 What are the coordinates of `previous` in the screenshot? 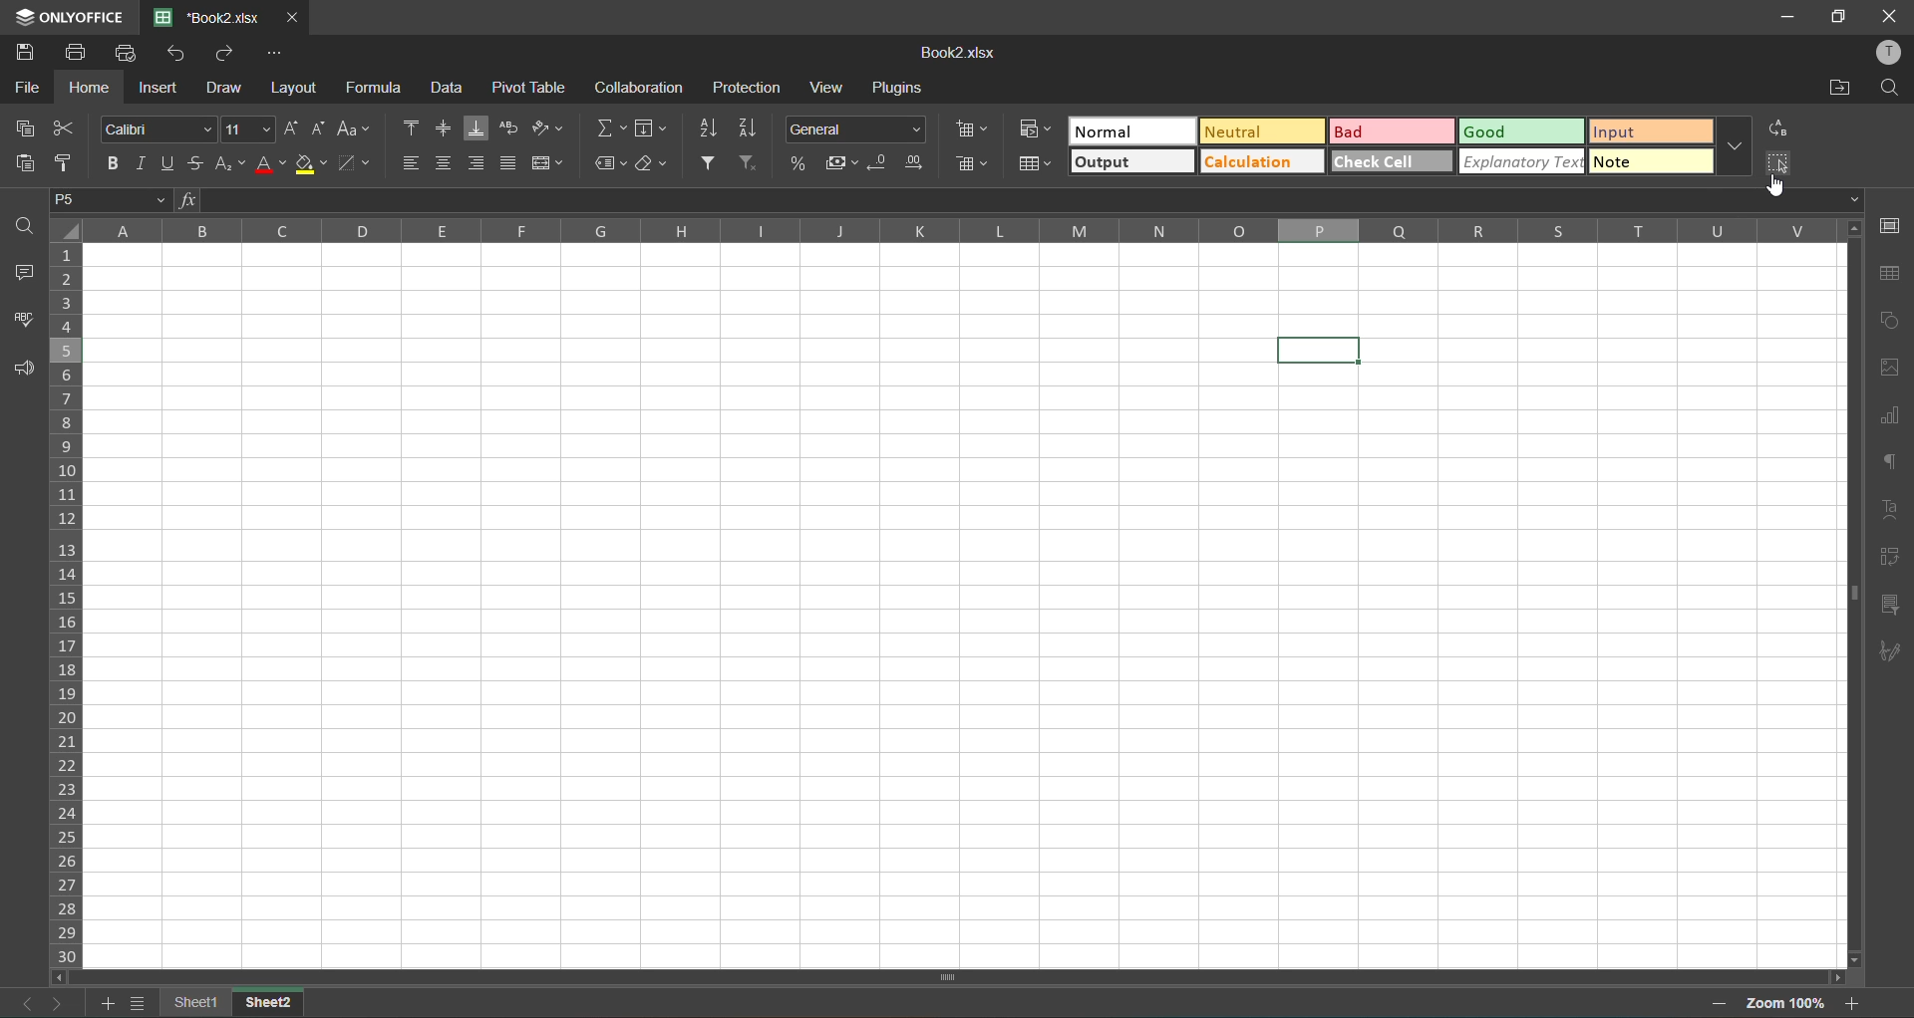 It's located at (20, 1001).